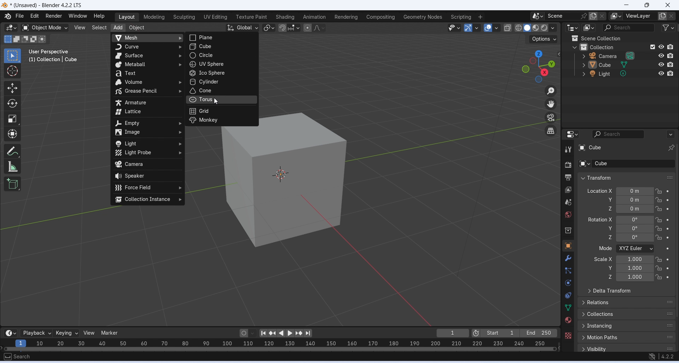 Image resolution: width=679 pixels, height=363 pixels. What do you see at coordinates (10, 333) in the screenshot?
I see `Editor type` at bounding box center [10, 333].